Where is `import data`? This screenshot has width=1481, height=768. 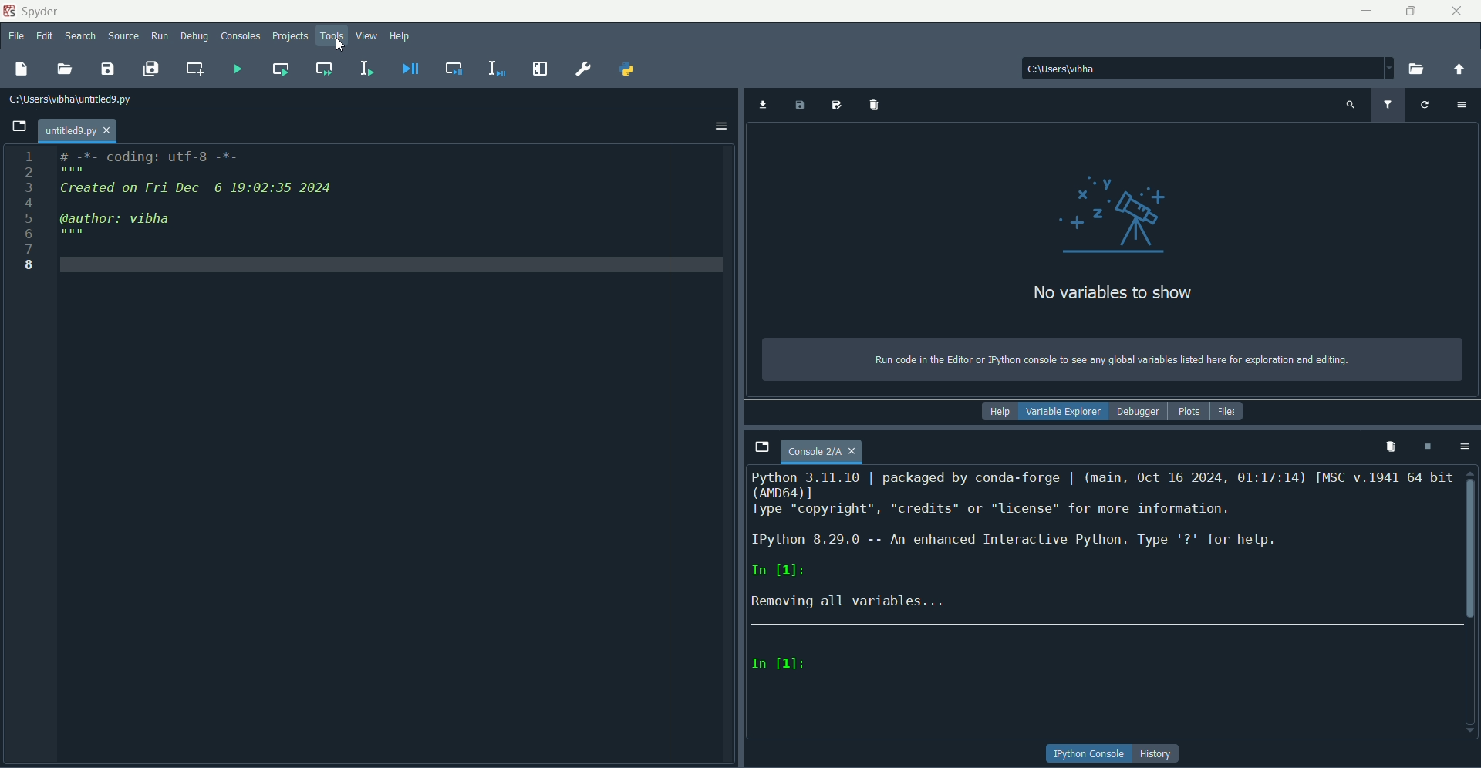
import data is located at coordinates (761, 106).